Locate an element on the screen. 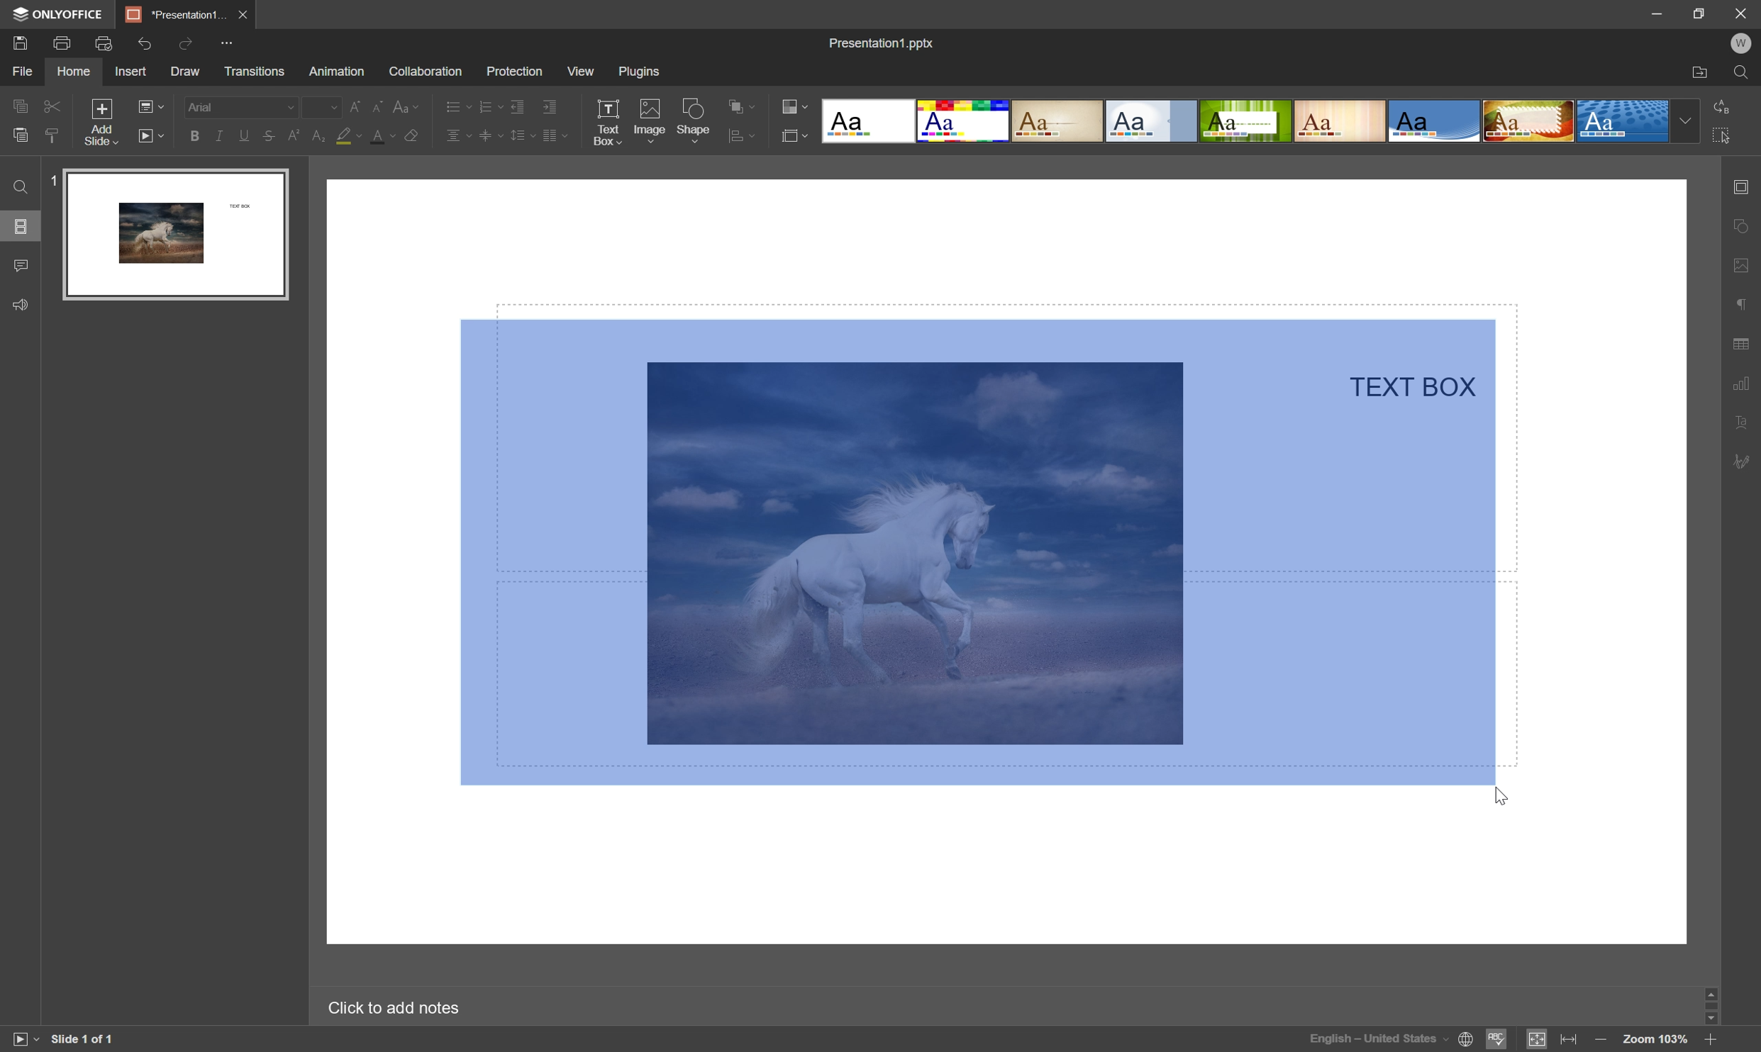  chart settings is located at coordinates (1741, 380).